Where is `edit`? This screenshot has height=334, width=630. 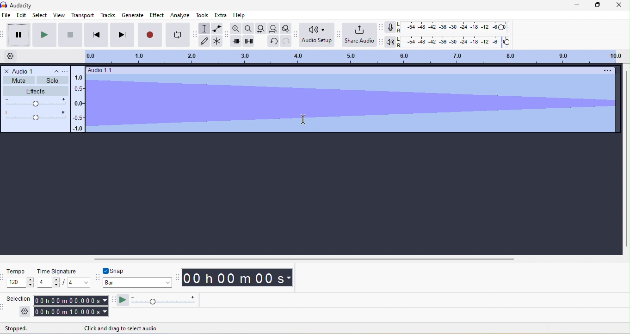 edit is located at coordinates (21, 16).